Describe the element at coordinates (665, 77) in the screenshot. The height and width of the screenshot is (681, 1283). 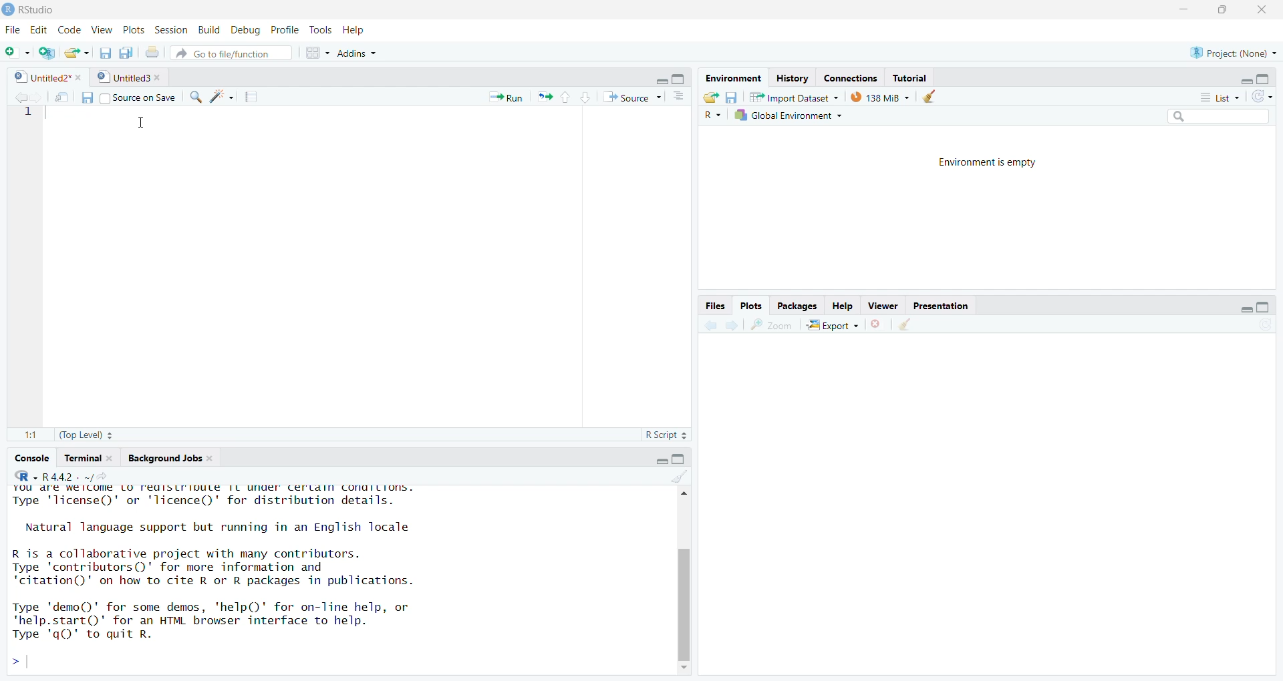
I see `minimize/maximize` at that location.